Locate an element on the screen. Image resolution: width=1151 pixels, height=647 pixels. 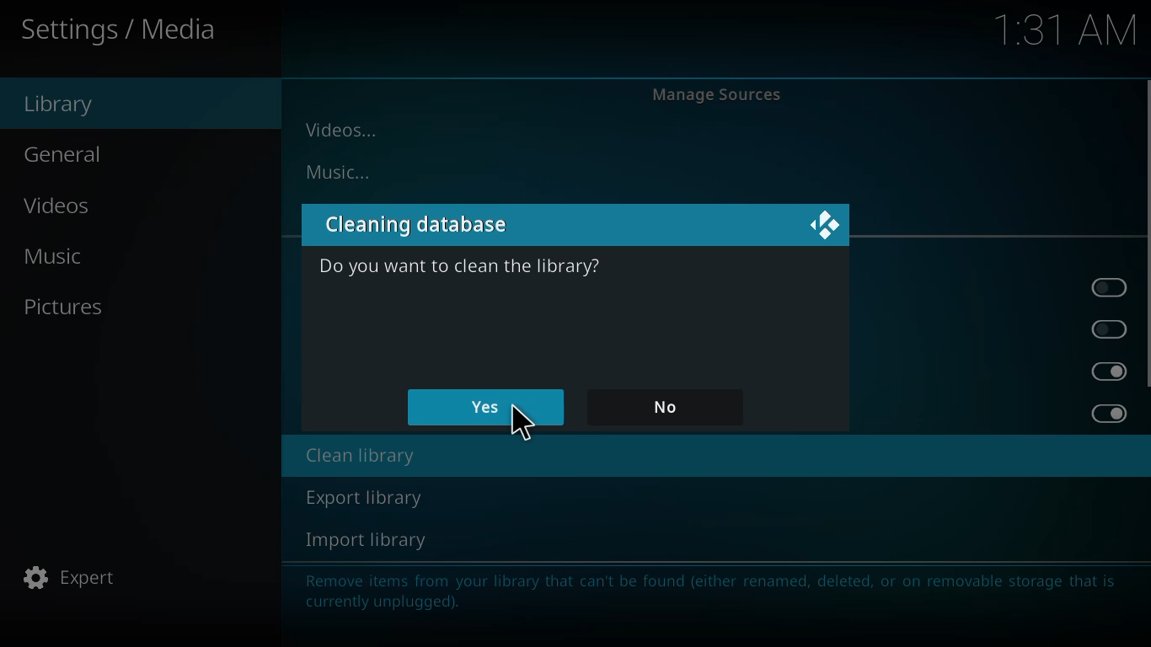
cursor is located at coordinates (522, 425).